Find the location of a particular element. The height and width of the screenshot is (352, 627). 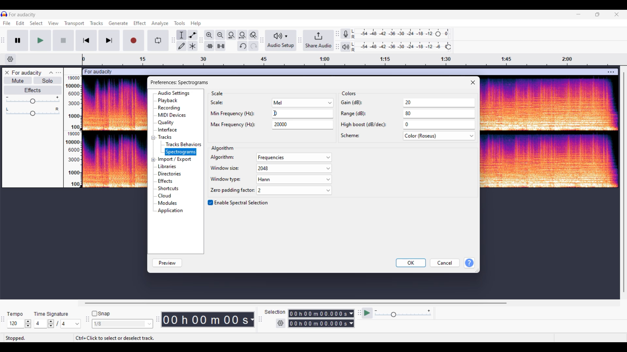

Undo is located at coordinates (242, 46).